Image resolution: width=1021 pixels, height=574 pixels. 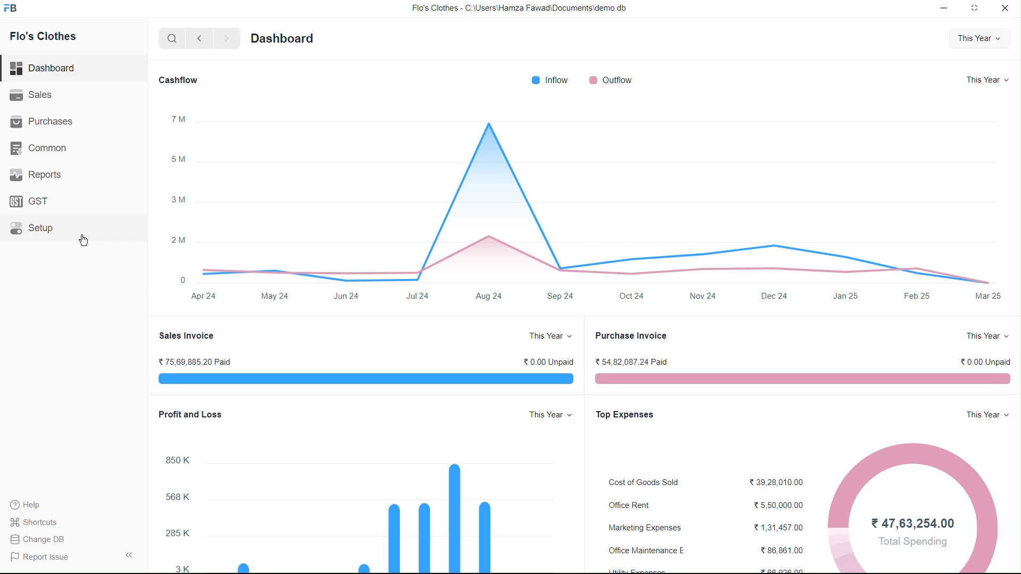 What do you see at coordinates (30, 505) in the screenshot?
I see `Help` at bounding box center [30, 505].